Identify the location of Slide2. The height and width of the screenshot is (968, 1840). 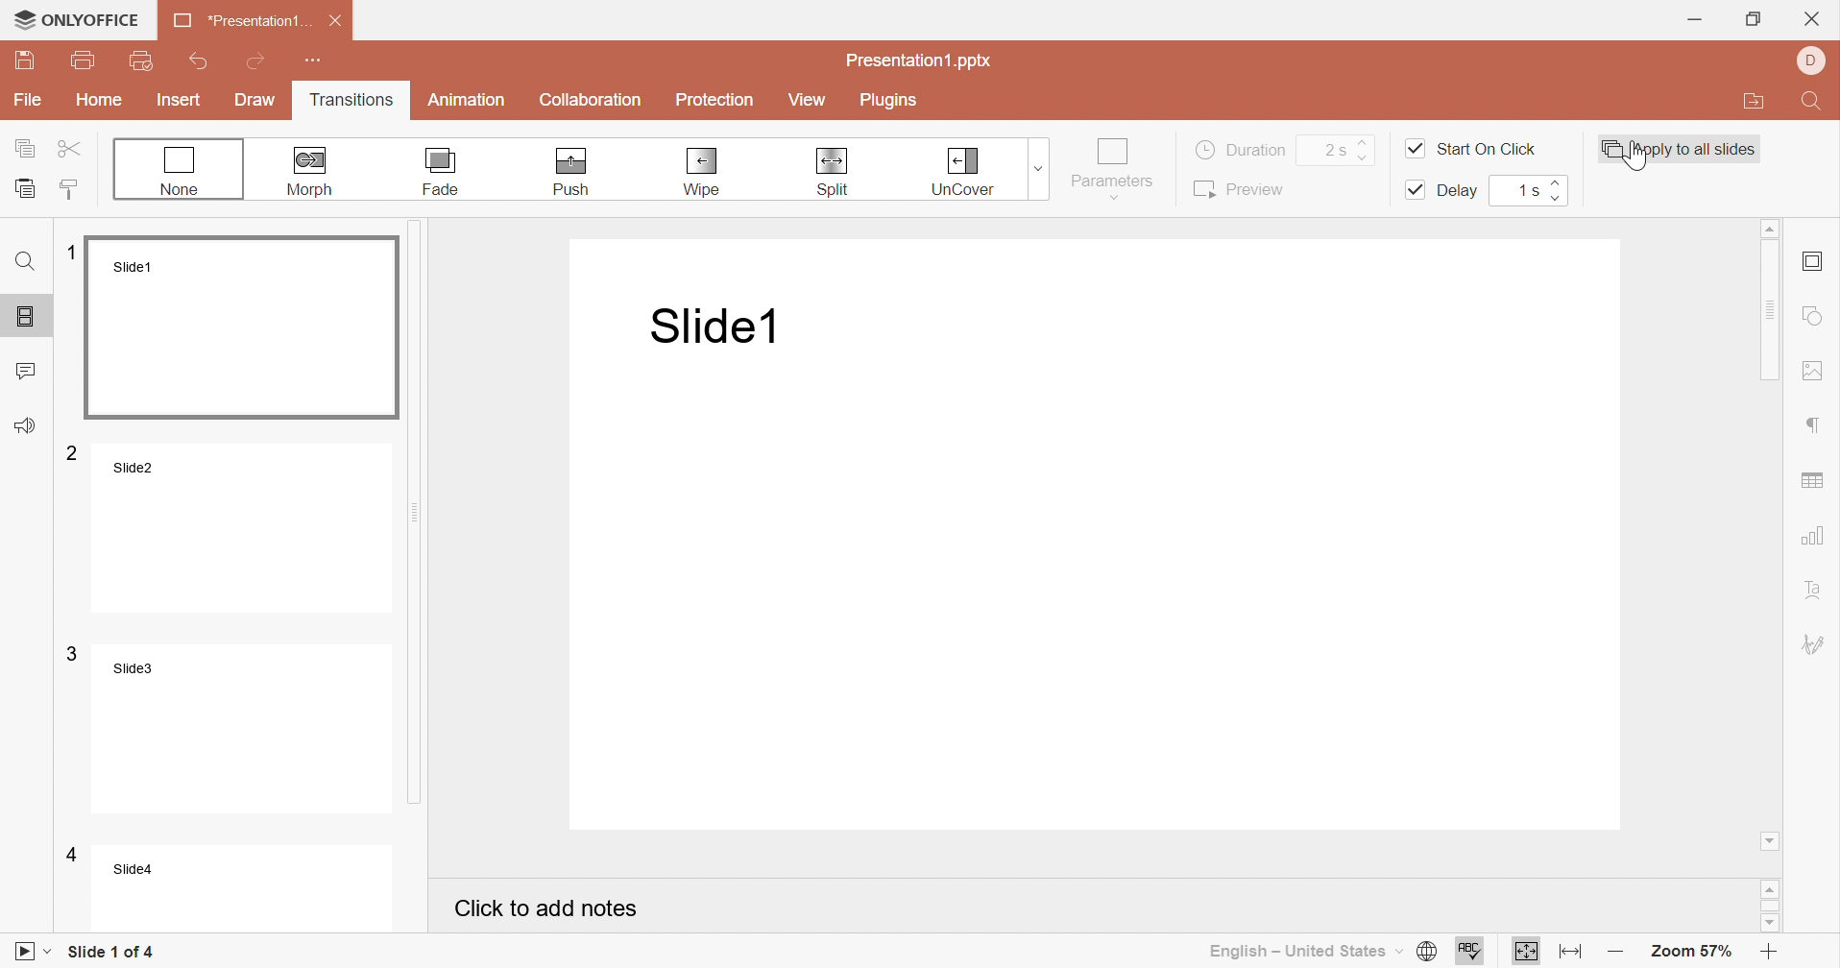
(229, 527).